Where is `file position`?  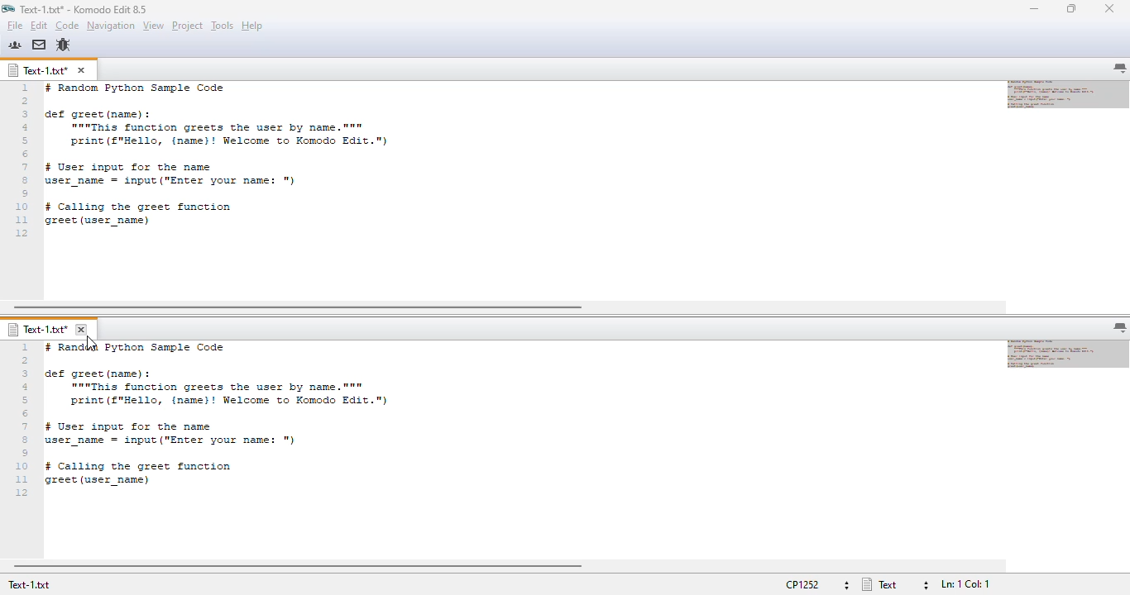
file position is located at coordinates (967, 584).